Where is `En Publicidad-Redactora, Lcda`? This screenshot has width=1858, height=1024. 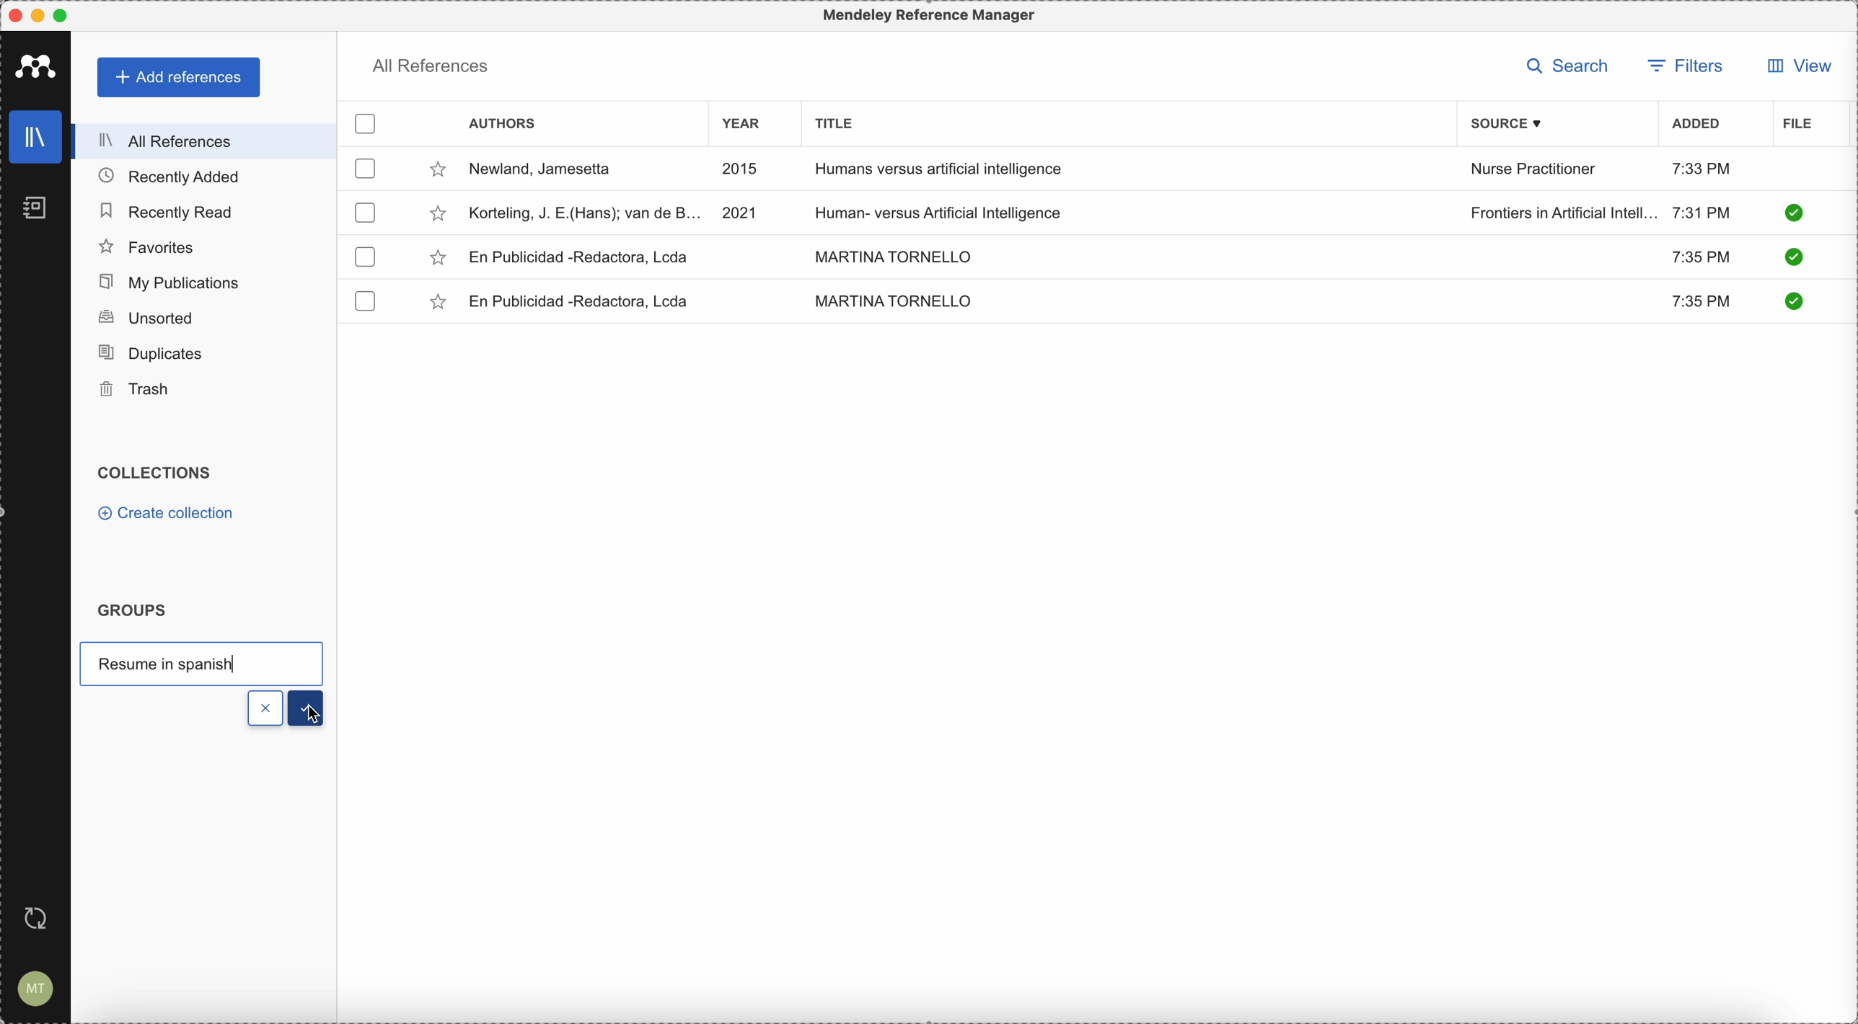 En Publicidad-Redactora, Lcda is located at coordinates (580, 257).